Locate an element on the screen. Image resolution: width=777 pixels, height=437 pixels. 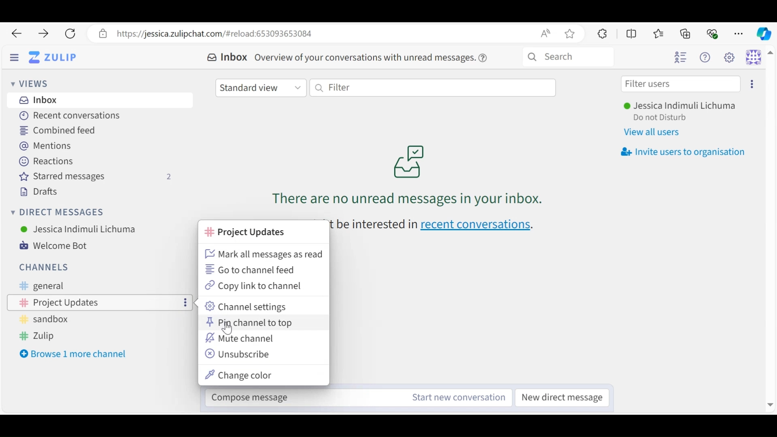
Channel setttings is located at coordinates (248, 306).